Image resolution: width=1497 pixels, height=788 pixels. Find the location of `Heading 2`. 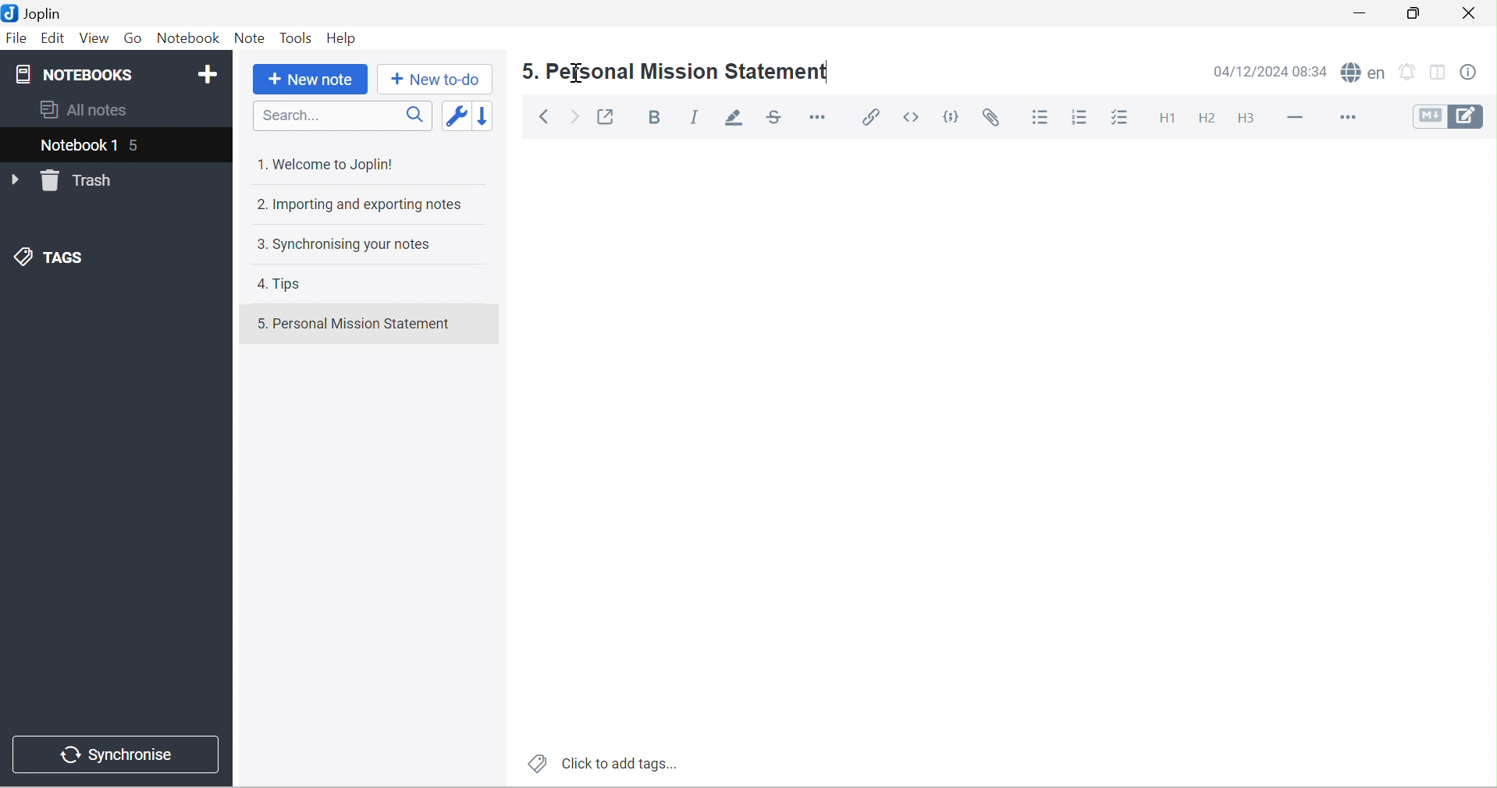

Heading 2 is located at coordinates (1209, 119).